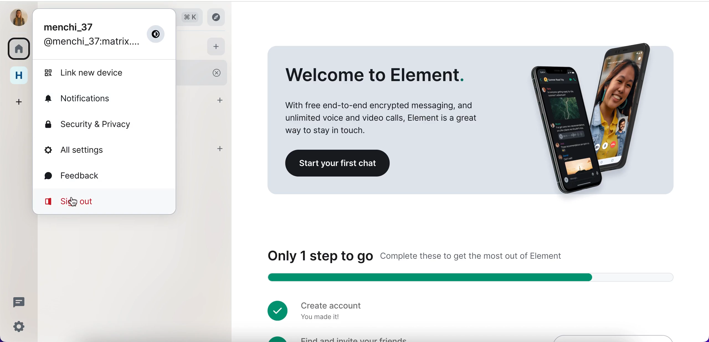 The image size is (709, 342). I want to click on rooms, so click(20, 47).